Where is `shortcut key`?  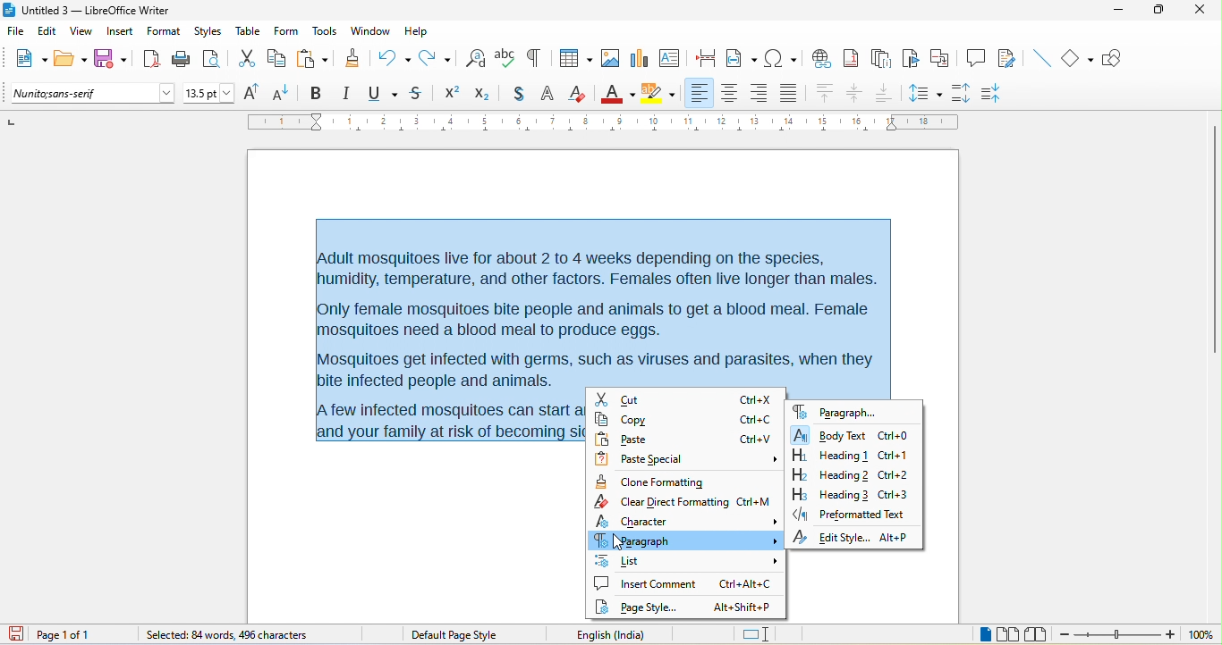
shortcut key is located at coordinates (896, 493).